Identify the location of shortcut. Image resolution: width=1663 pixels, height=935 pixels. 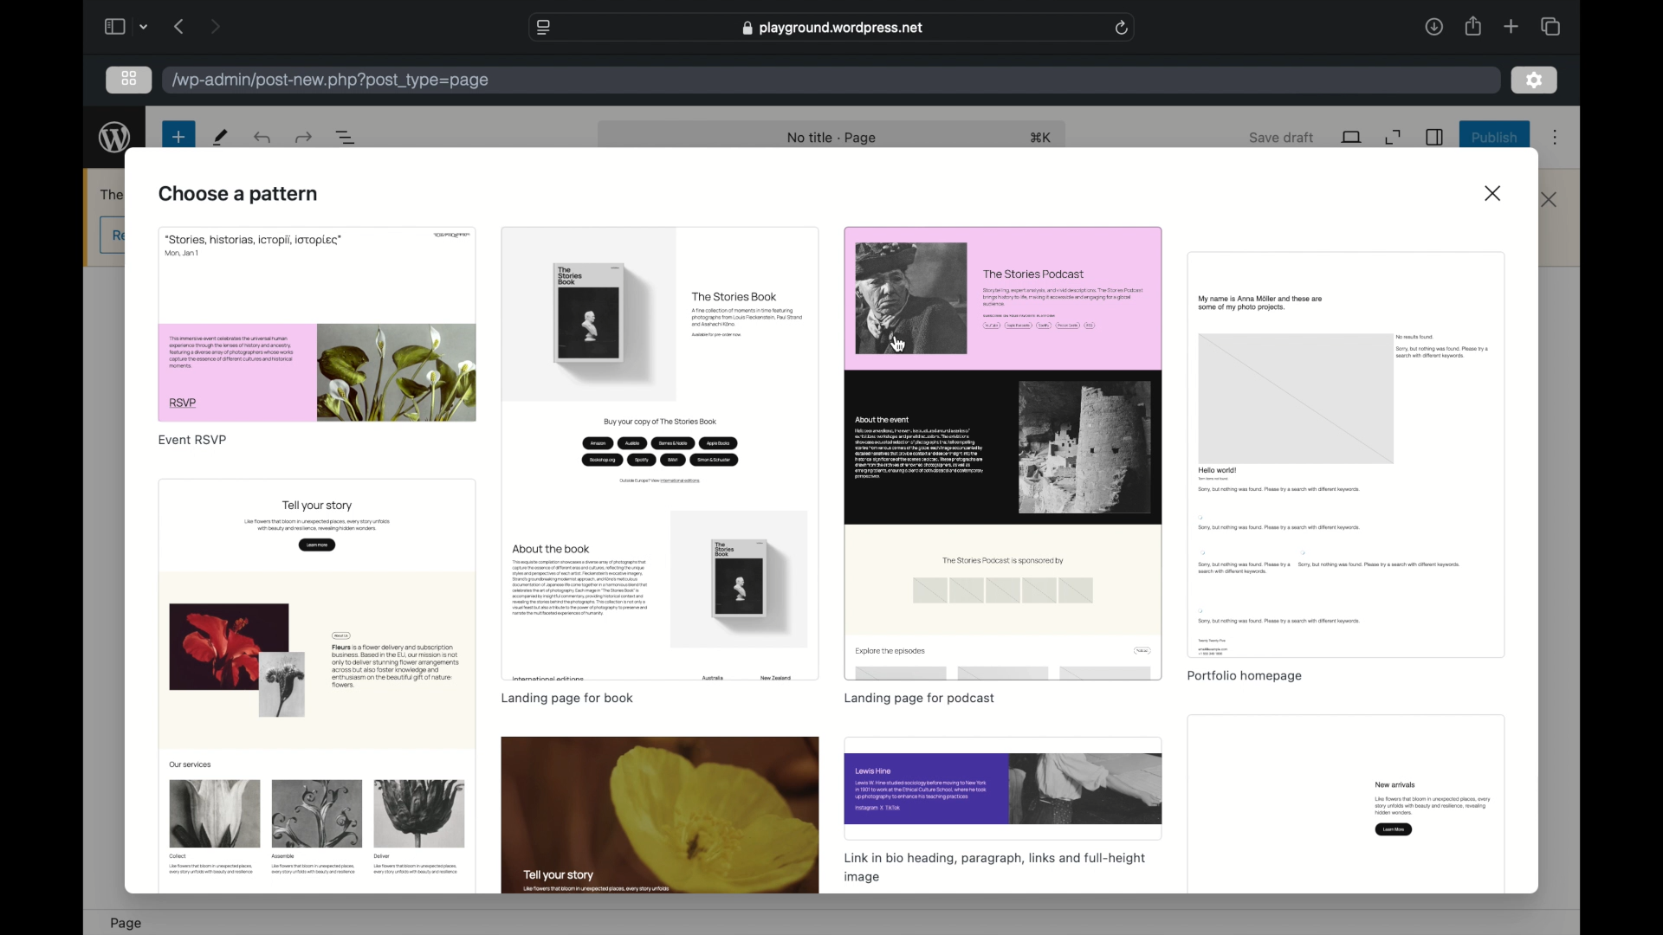
(1043, 139).